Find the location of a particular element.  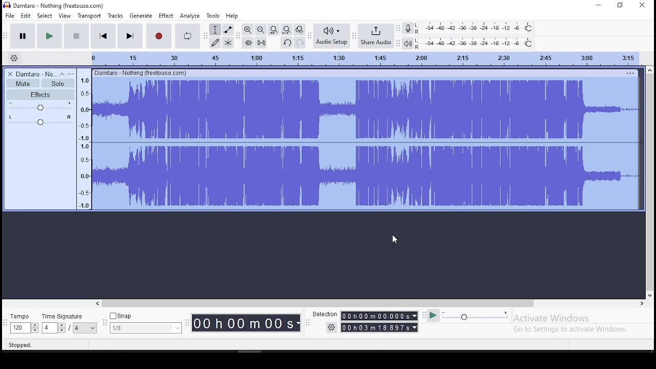

fit file to width is located at coordinates (274, 29).